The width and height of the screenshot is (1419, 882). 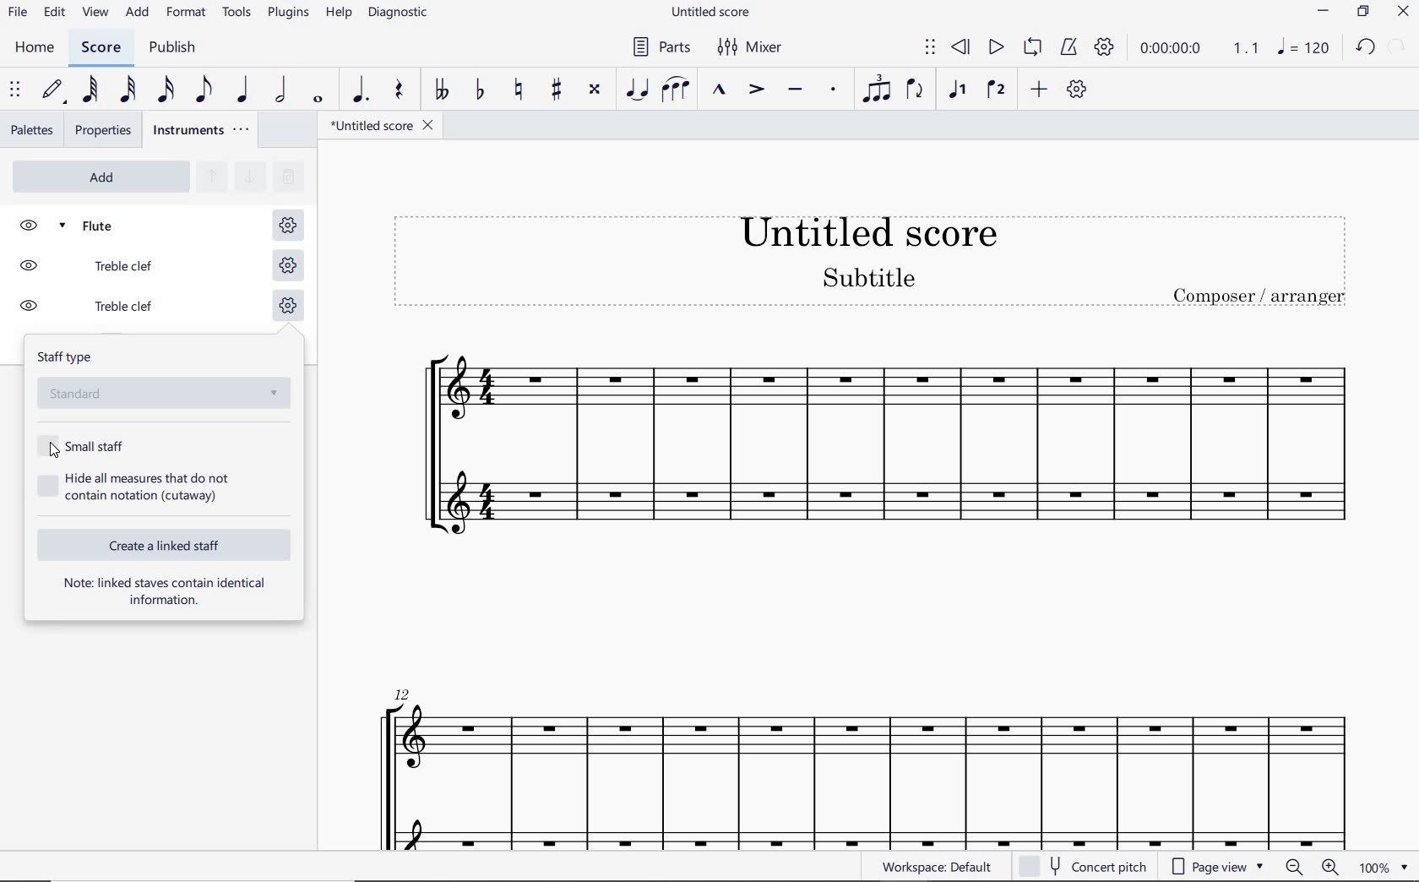 I want to click on STAFF SETTING, so click(x=286, y=226).